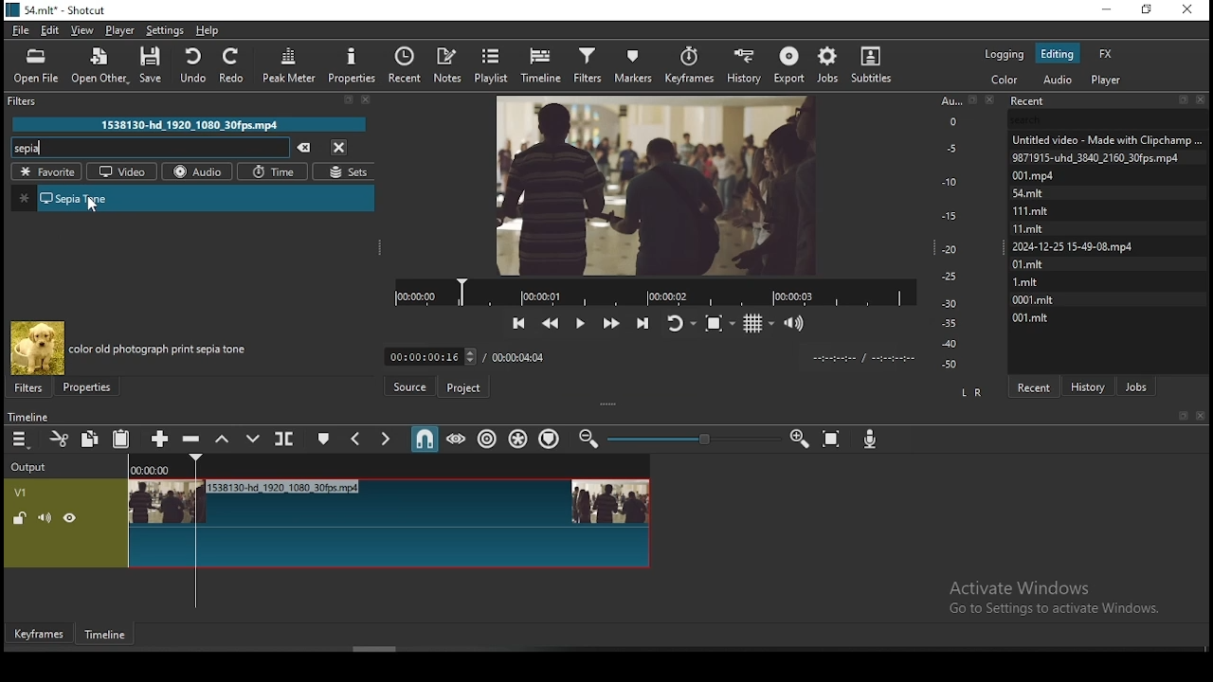  What do you see at coordinates (325, 440) in the screenshot?
I see `create/edit marker` at bounding box center [325, 440].